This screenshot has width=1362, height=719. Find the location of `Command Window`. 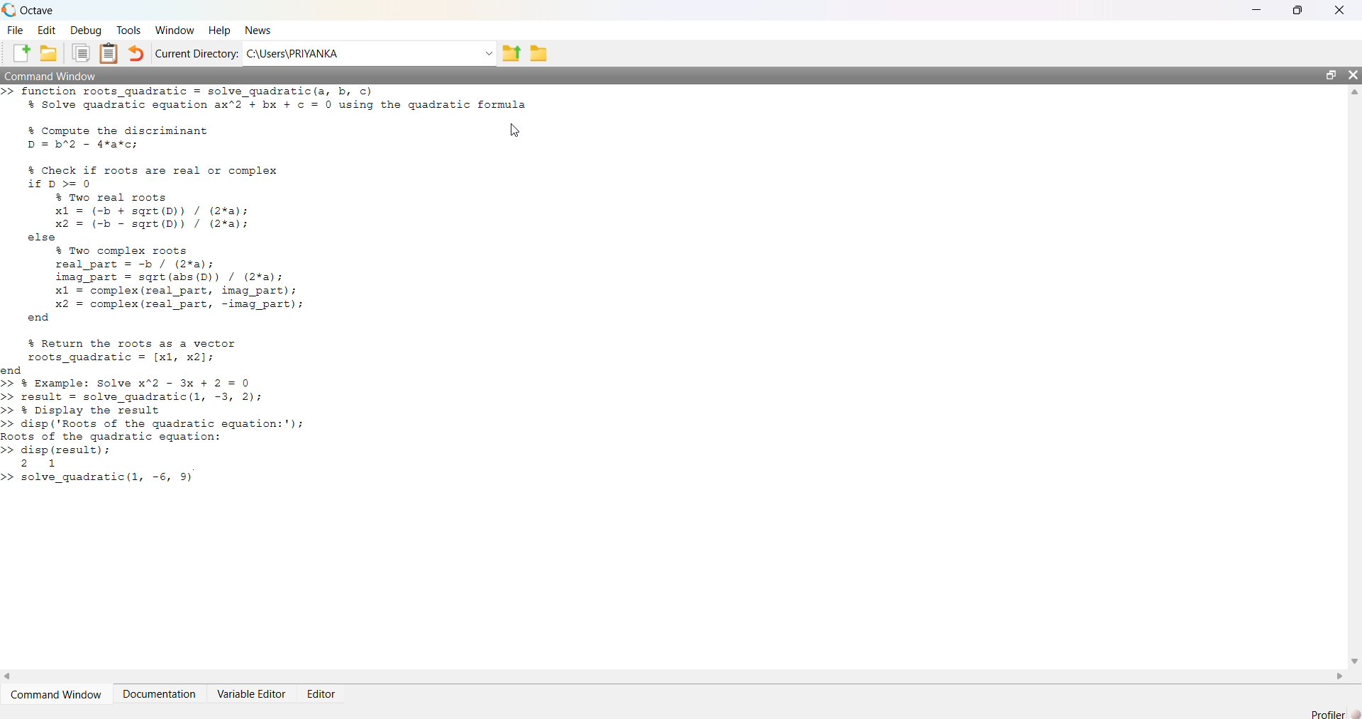

Command Window is located at coordinates (58, 694).